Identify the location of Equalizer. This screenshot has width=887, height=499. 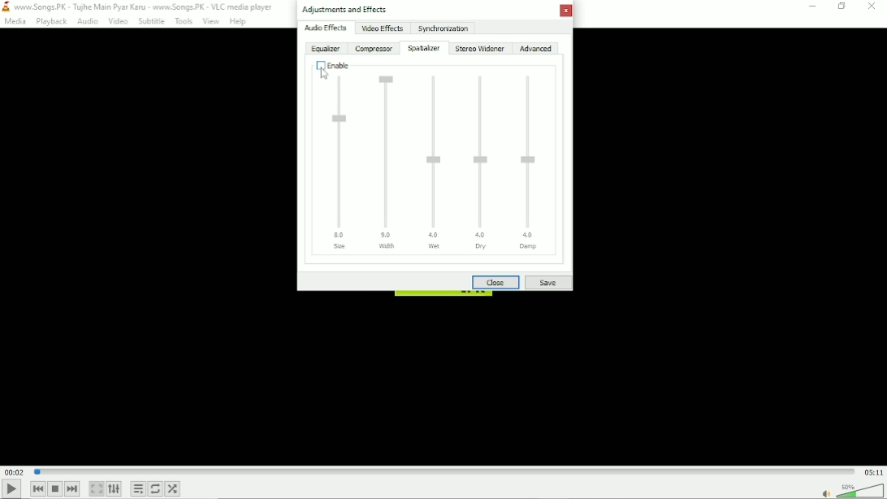
(326, 49).